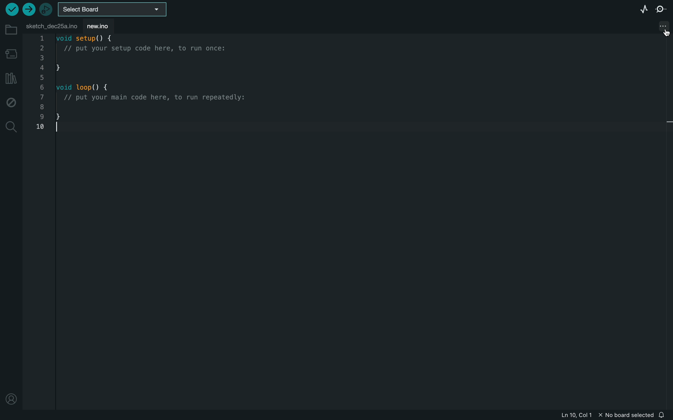  What do you see at coordinates (11, 397) in the screenshot?
I see `profile` at bounding box center [11, 397].